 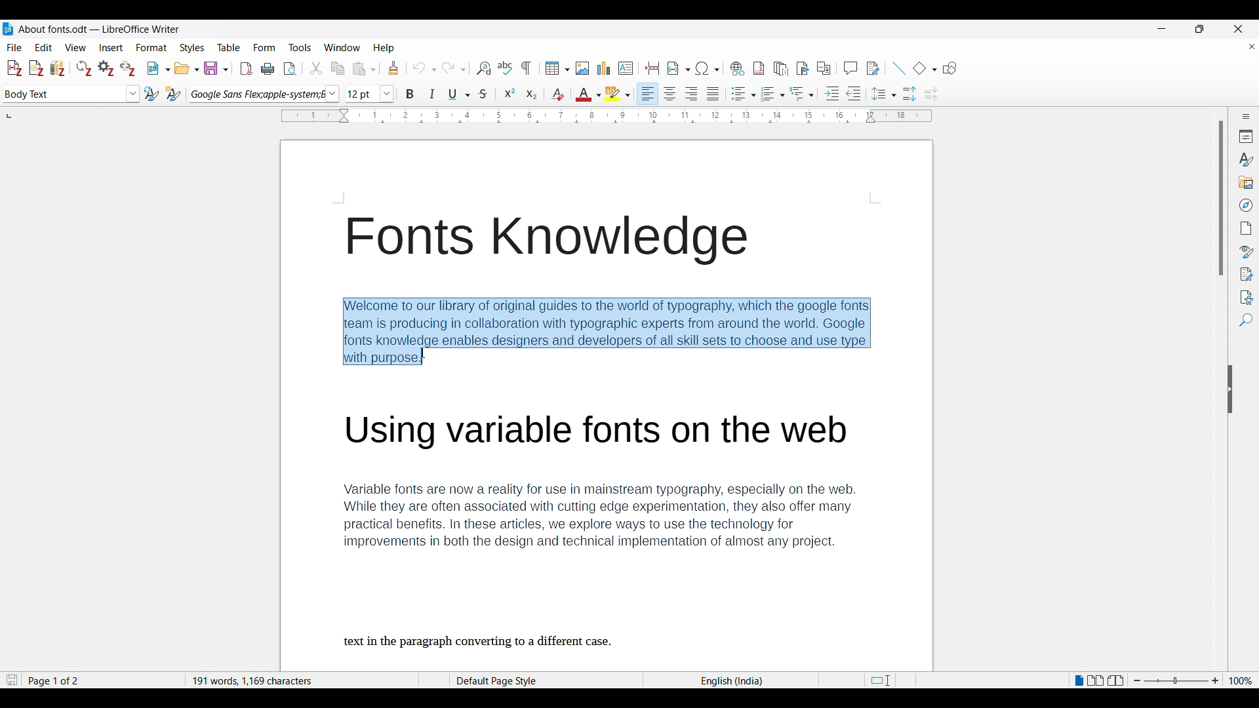 What do you see at coordinates (291, 69) in the screenshot?
I see `Toggle print preview` at bounding box center [291, 69].